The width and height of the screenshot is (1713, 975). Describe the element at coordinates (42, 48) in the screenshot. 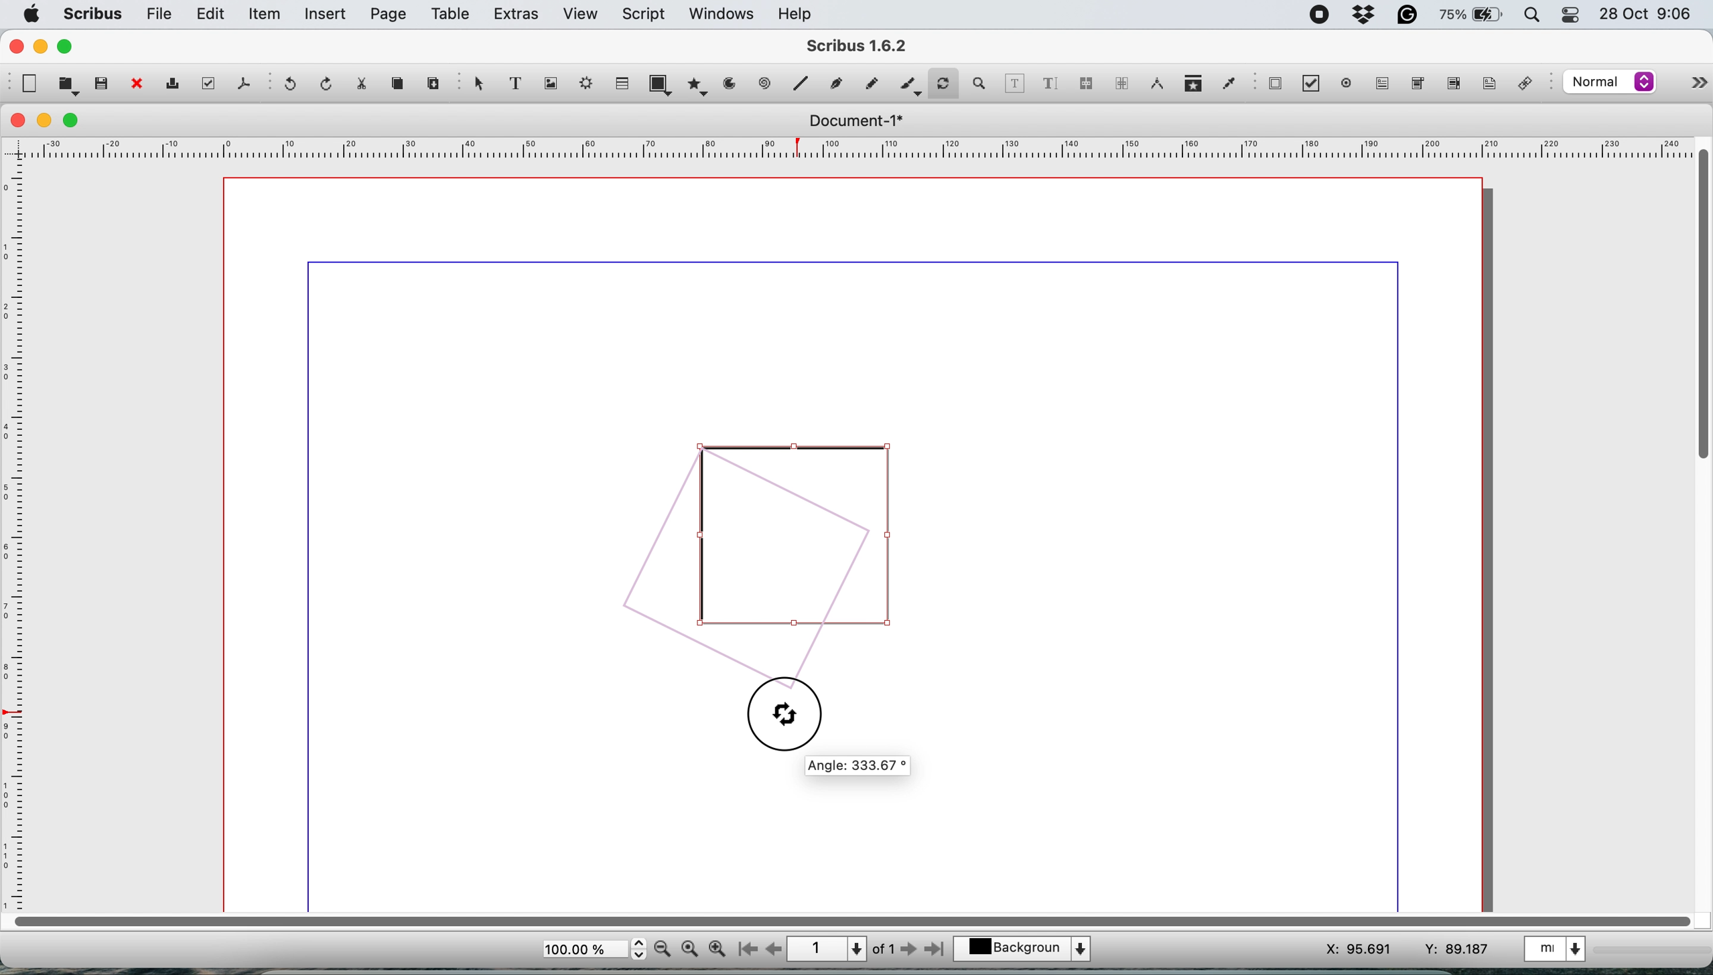

I see `minimise` at that location.